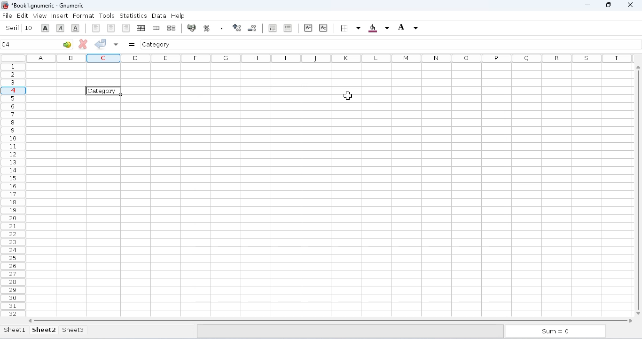  Describe the element at coordinates (609, 5) in the screenshot. I see `maximize` at that location.